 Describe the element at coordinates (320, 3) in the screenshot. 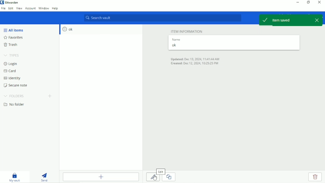

I see `Close` at that location.